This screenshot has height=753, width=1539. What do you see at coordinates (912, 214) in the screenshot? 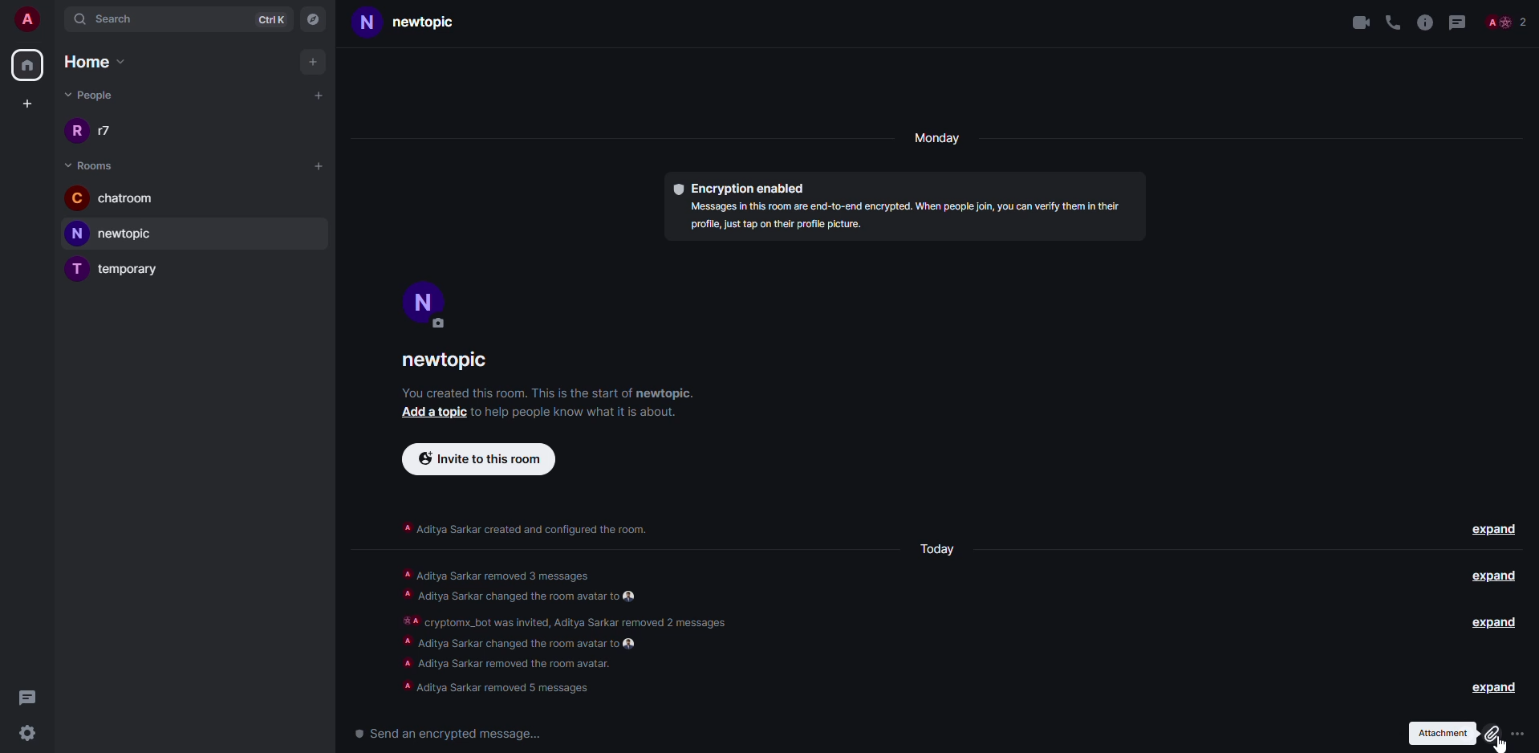
I see `info` at bounding box center [912, 214].